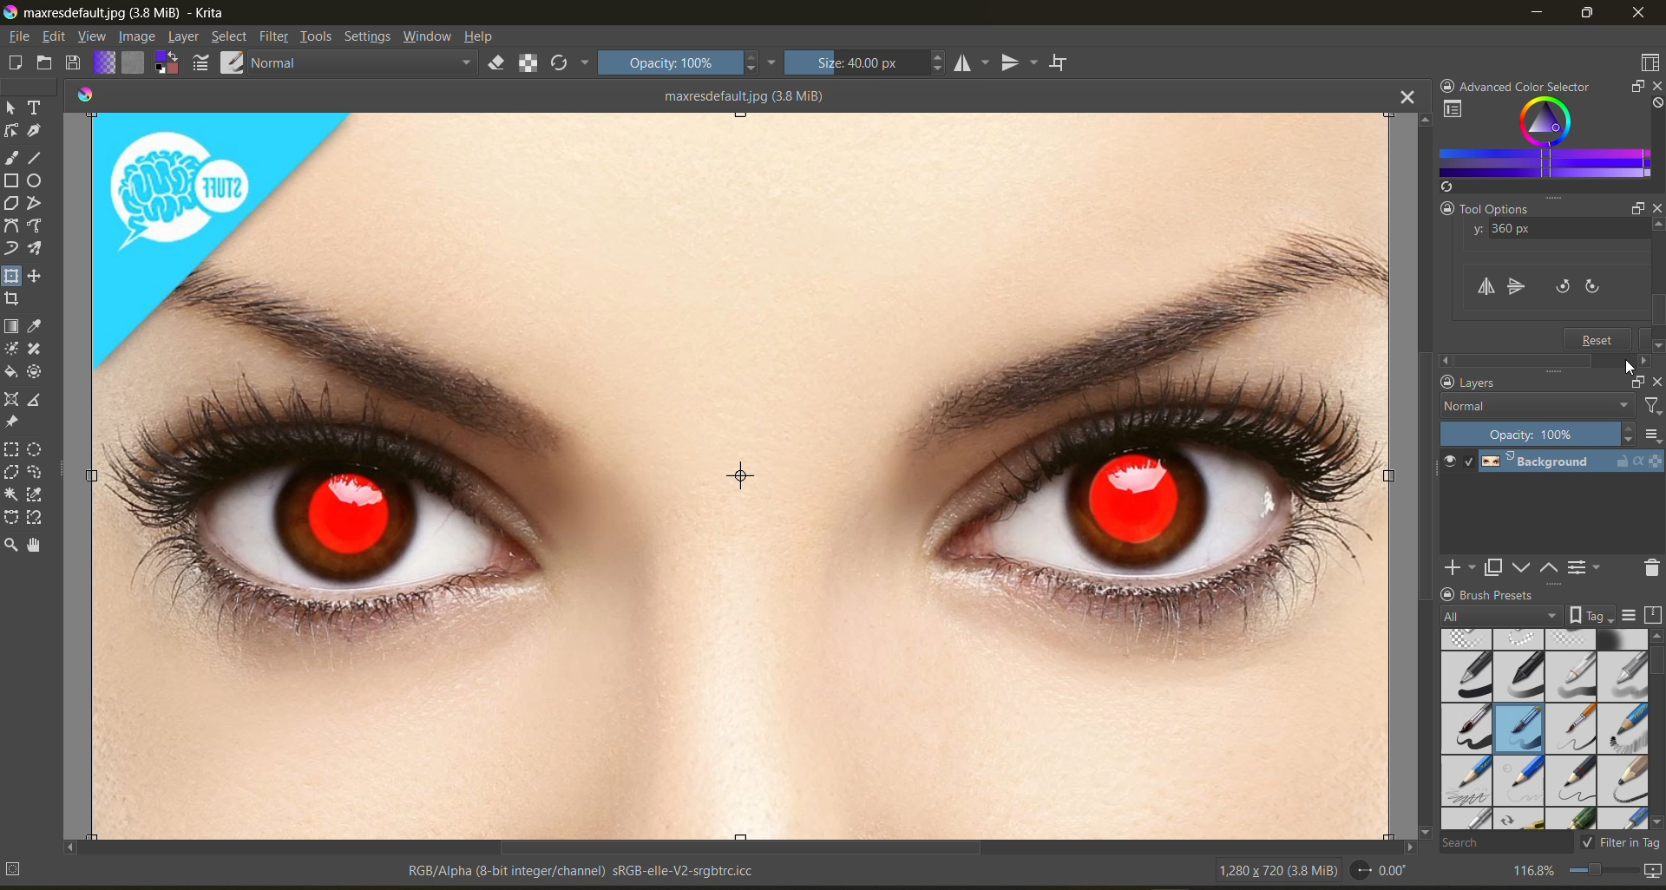 This screenshot has width=1666, height=890. Describe the element at coordinates (230, 38) in the screenshot. I see `select` at that location.